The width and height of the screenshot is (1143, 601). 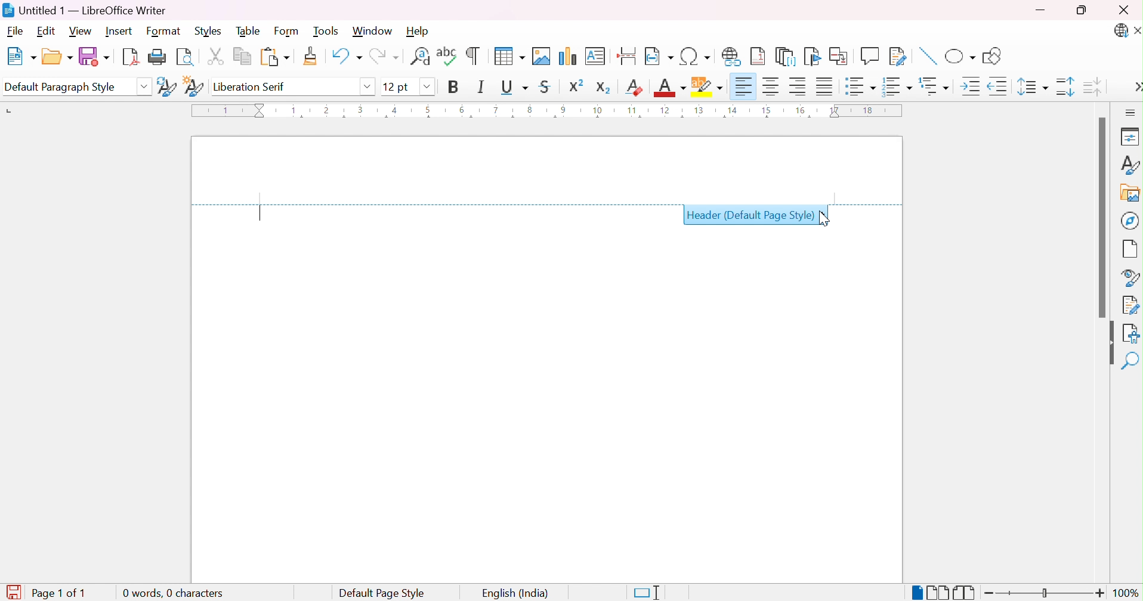 I want to click on Toggle ordered list, so click(x=900, y=88).